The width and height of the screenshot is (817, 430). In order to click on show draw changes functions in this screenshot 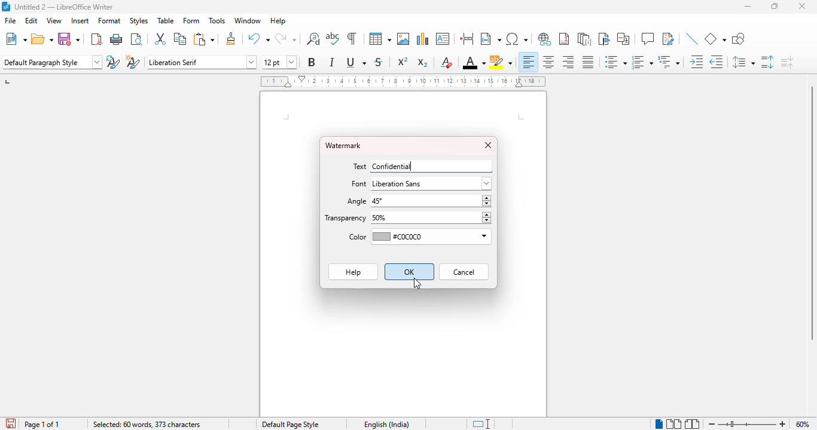, I will do `click(667, 38)`.